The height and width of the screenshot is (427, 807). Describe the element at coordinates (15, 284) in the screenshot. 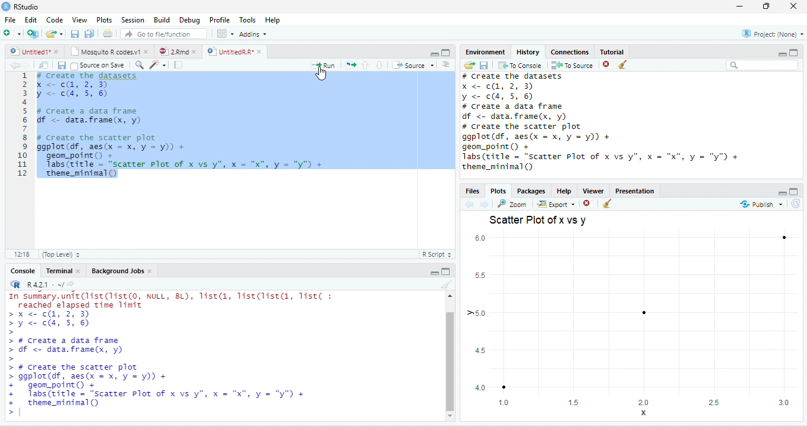

I see `R` at that location.